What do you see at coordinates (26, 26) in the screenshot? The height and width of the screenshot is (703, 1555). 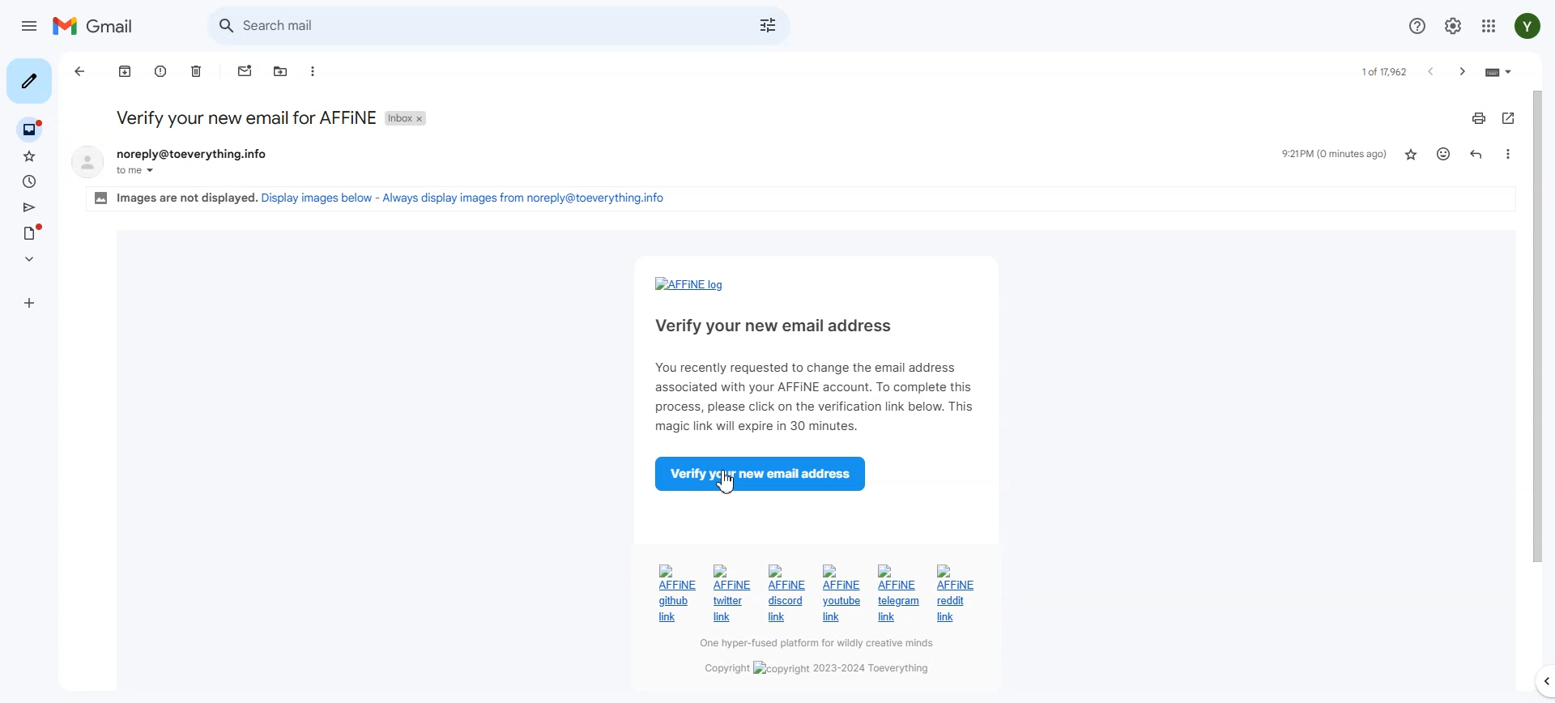 I see `hide main menu` at bounding box center [26, 26].